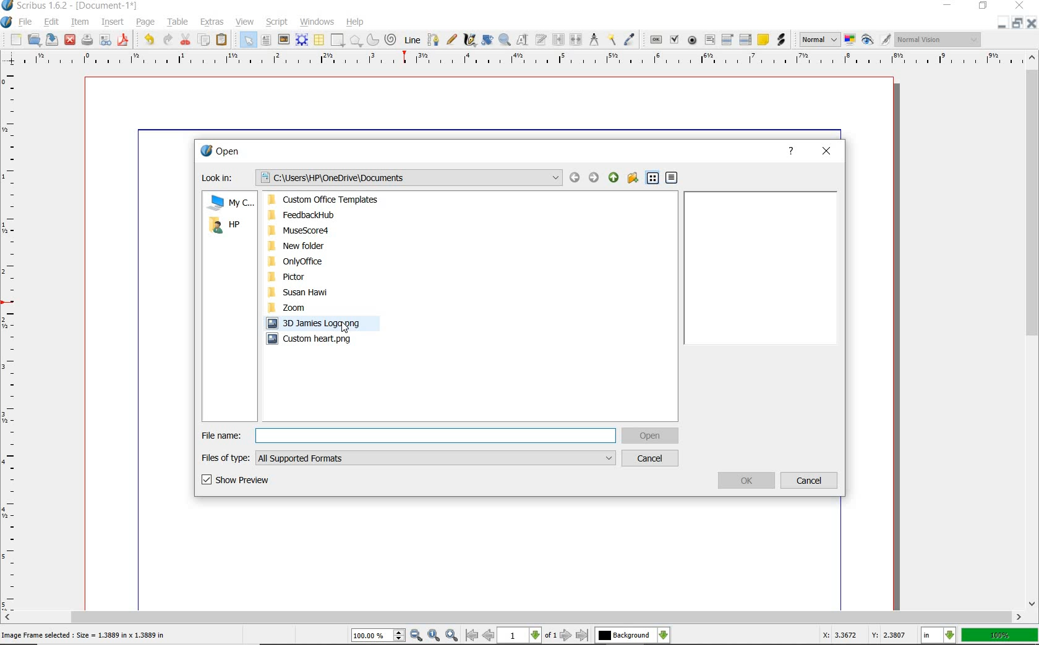 The width and height of the screenshot is (1039, 645). I want to click on pdf list box, so click(745, 41).